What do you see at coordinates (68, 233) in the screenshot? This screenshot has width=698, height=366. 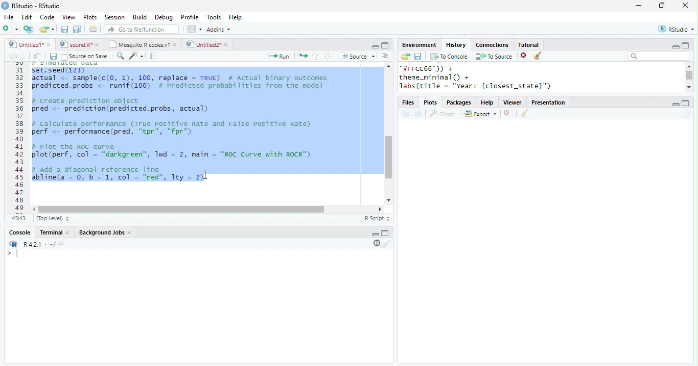 I see `close` at bounding box center [68, 233].